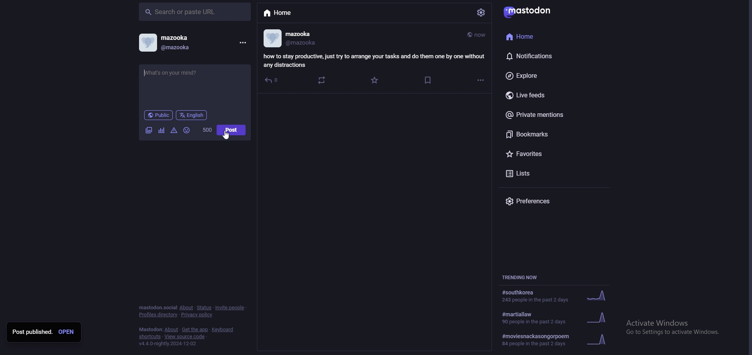 The height and width of the screenshot is (355, 752). What do you see at coordinates (171, 330) in the screenshot?
I see `about` at bounding box center [171, 330].